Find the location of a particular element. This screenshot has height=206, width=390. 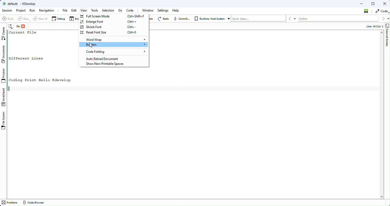

Go is located at coordinates (120, 11).